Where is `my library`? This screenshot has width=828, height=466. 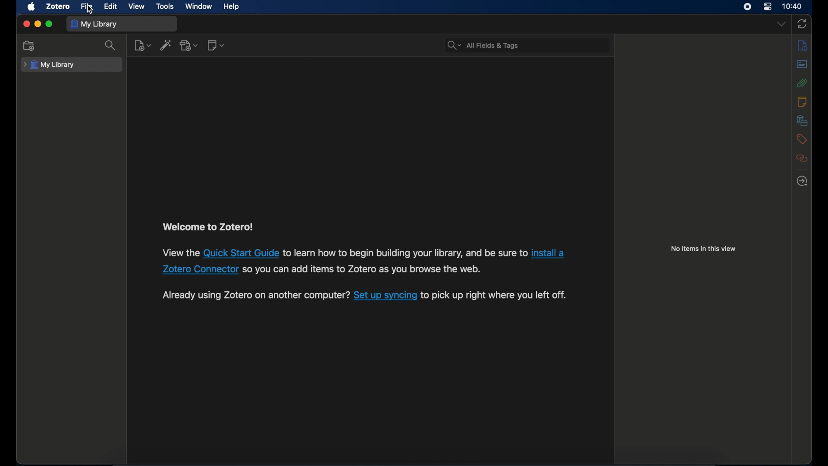 my library is located at coordinates (49, 65).